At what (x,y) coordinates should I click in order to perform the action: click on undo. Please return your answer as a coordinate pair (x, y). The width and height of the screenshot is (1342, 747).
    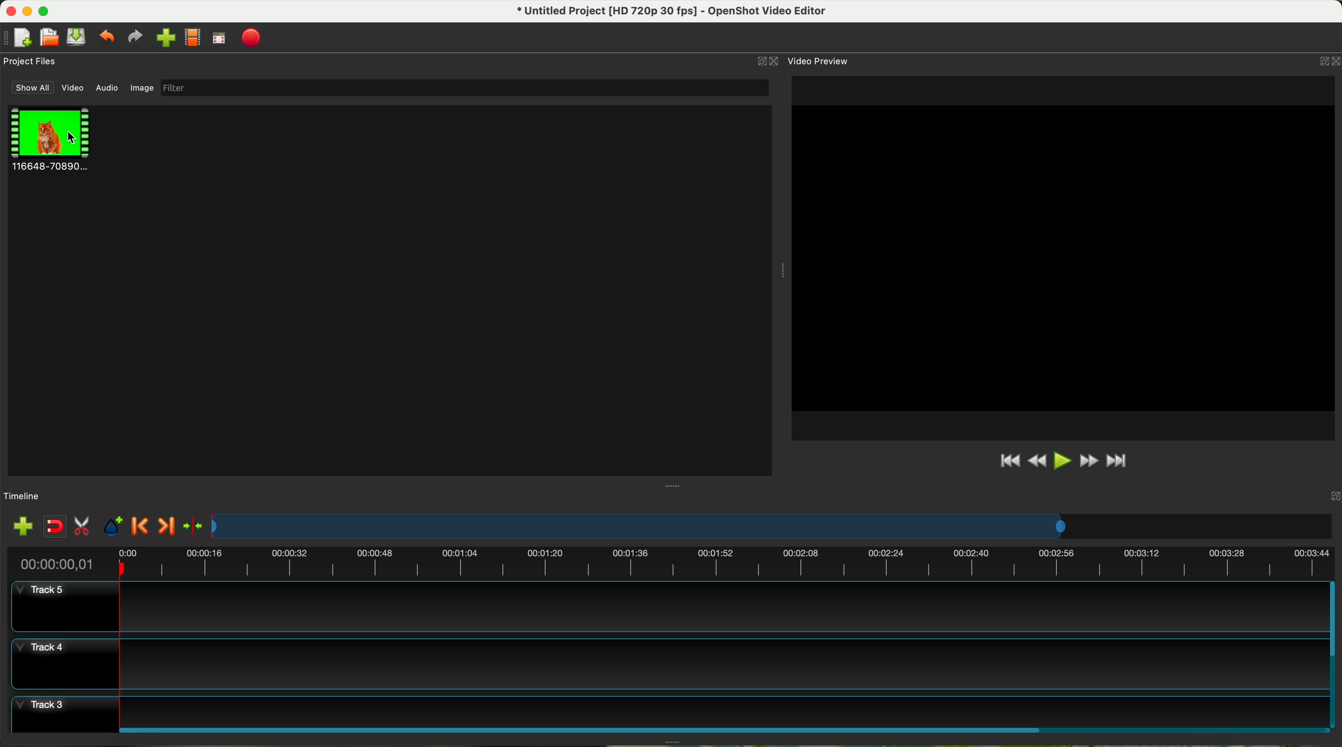
    Looking at the image, I should click on (106, 35).